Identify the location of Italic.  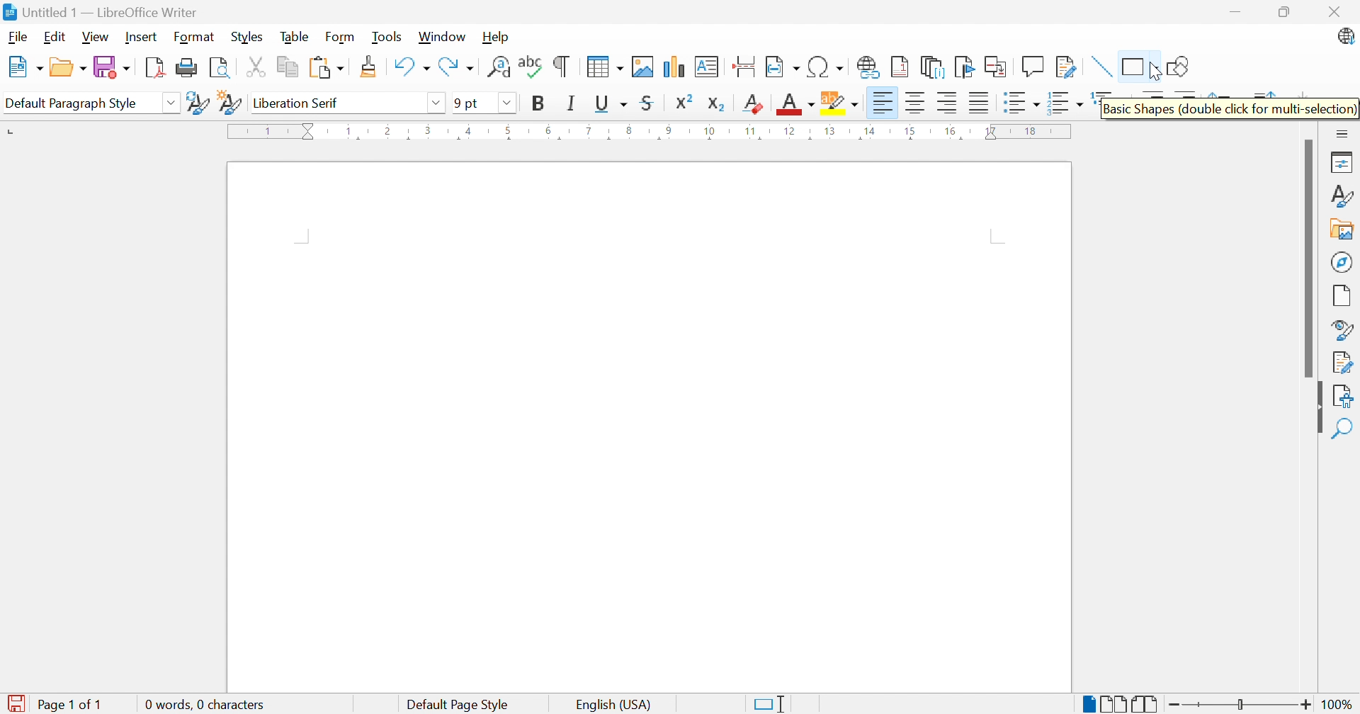
(570, 103).